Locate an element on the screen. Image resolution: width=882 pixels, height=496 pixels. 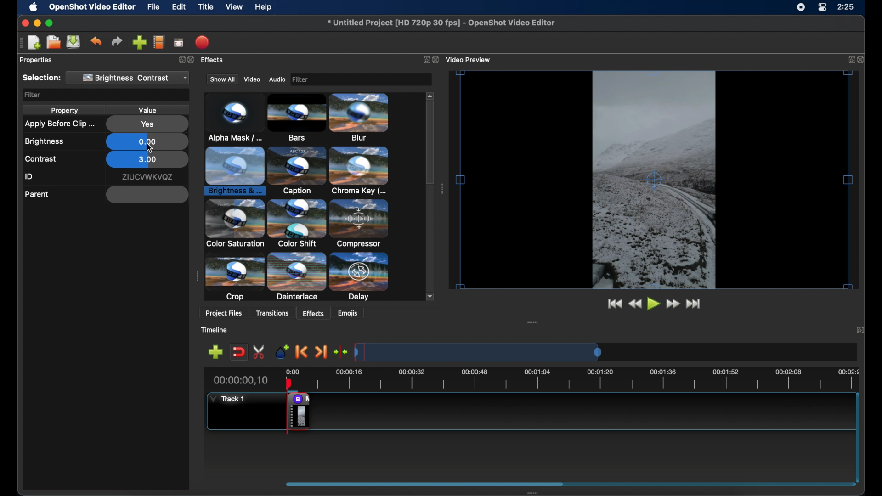
apply before clip is located at coordinates (59, 124).